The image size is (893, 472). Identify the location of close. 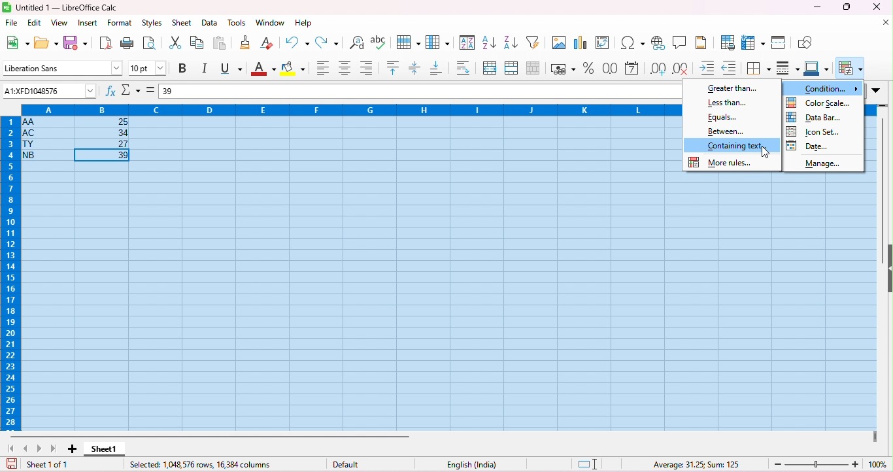
(885, 23).